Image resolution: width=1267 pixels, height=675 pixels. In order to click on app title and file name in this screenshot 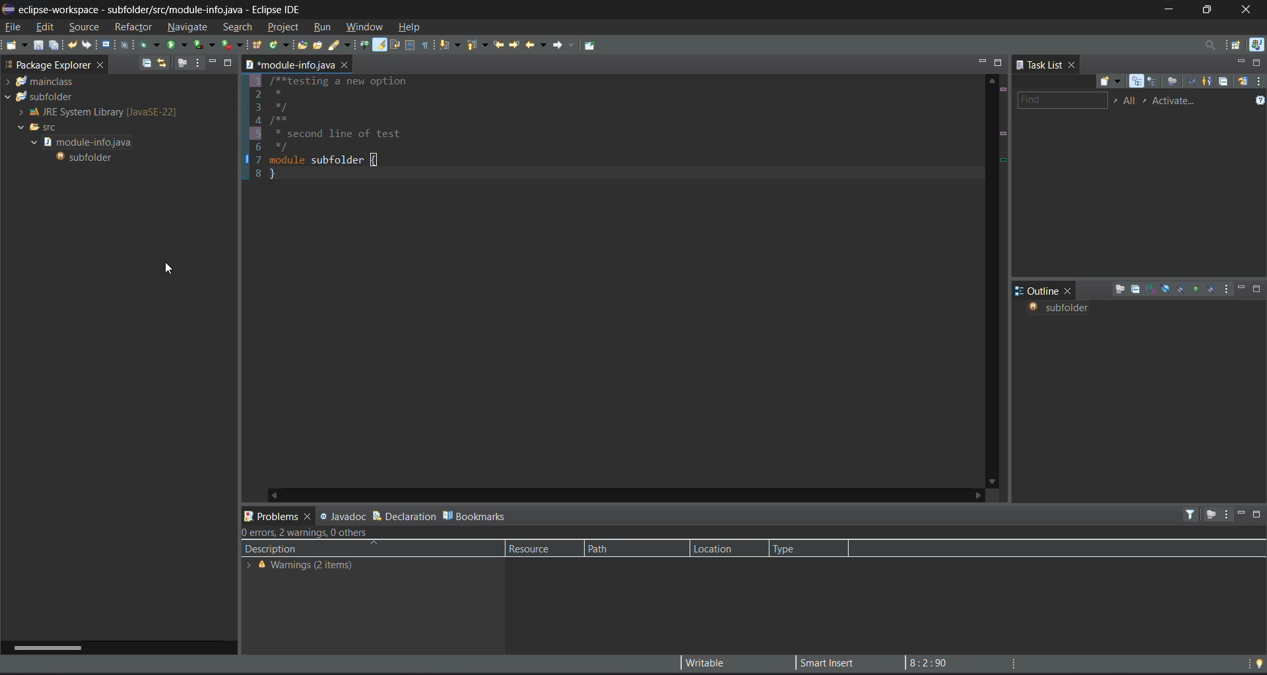, I will do `click(8, 8)`.